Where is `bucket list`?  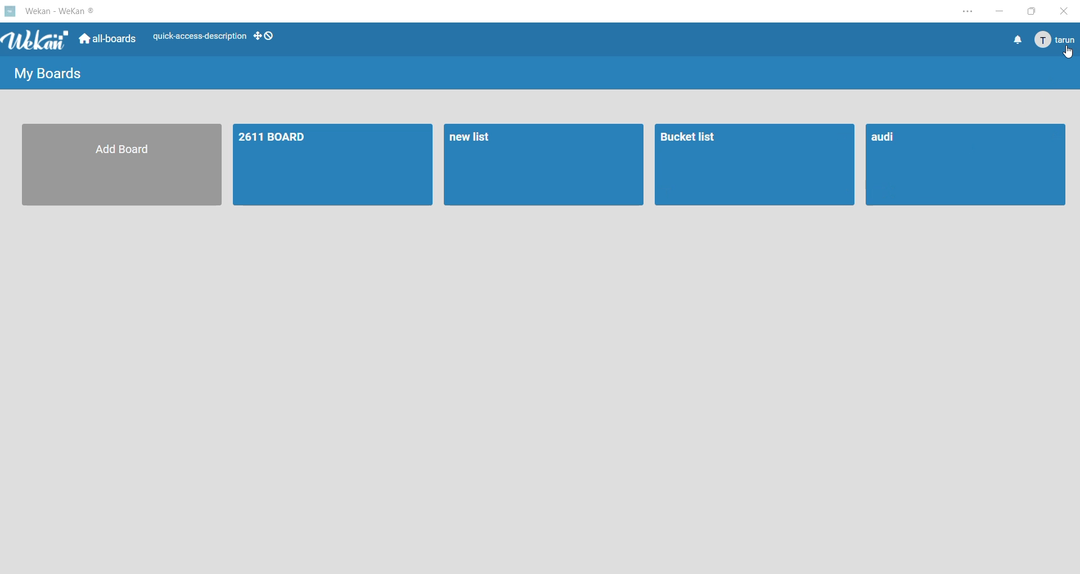
bucket list is located at coordinates (753, 164).